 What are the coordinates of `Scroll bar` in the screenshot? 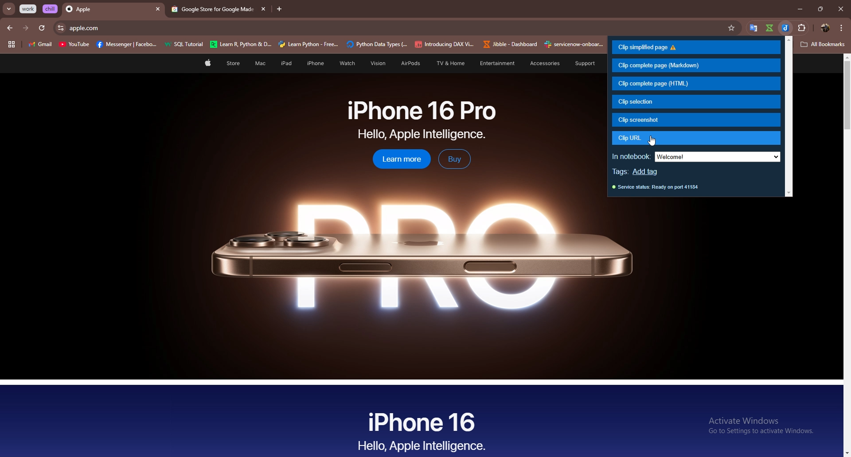 It's located at (845, 255).